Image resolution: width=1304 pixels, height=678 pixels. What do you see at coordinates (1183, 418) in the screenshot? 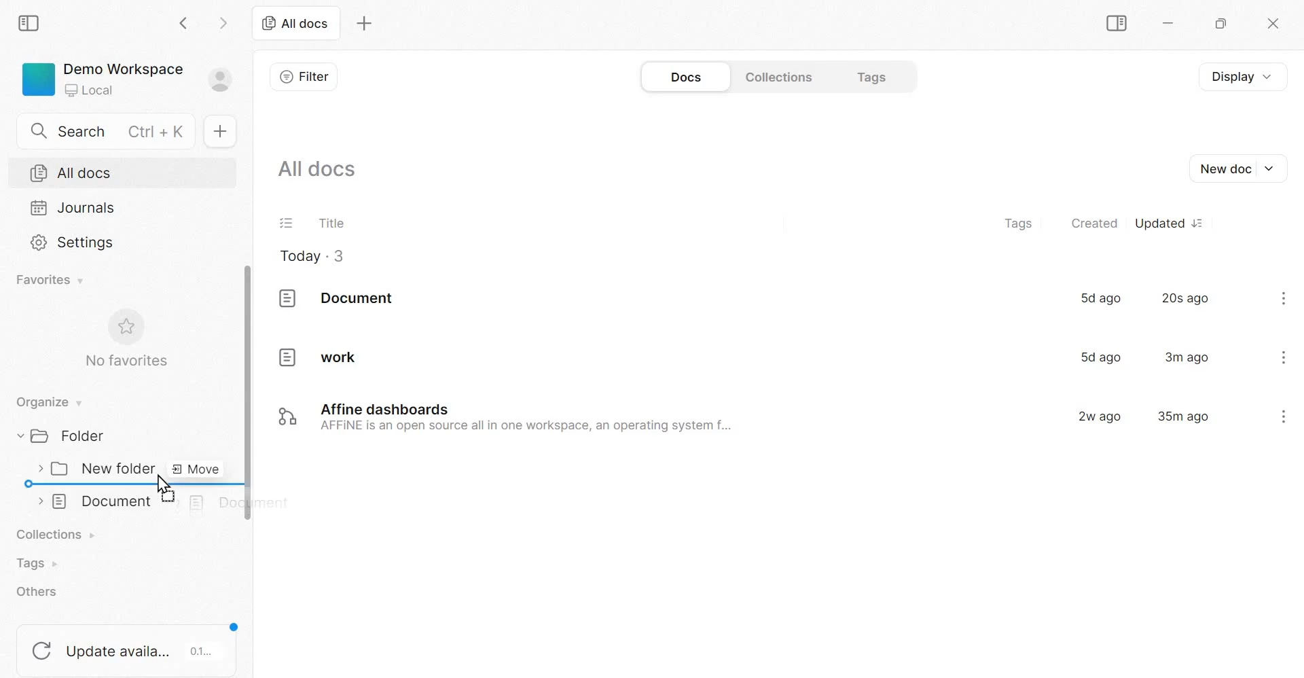
I see `35m ago` at bounding box center [1183, 418].